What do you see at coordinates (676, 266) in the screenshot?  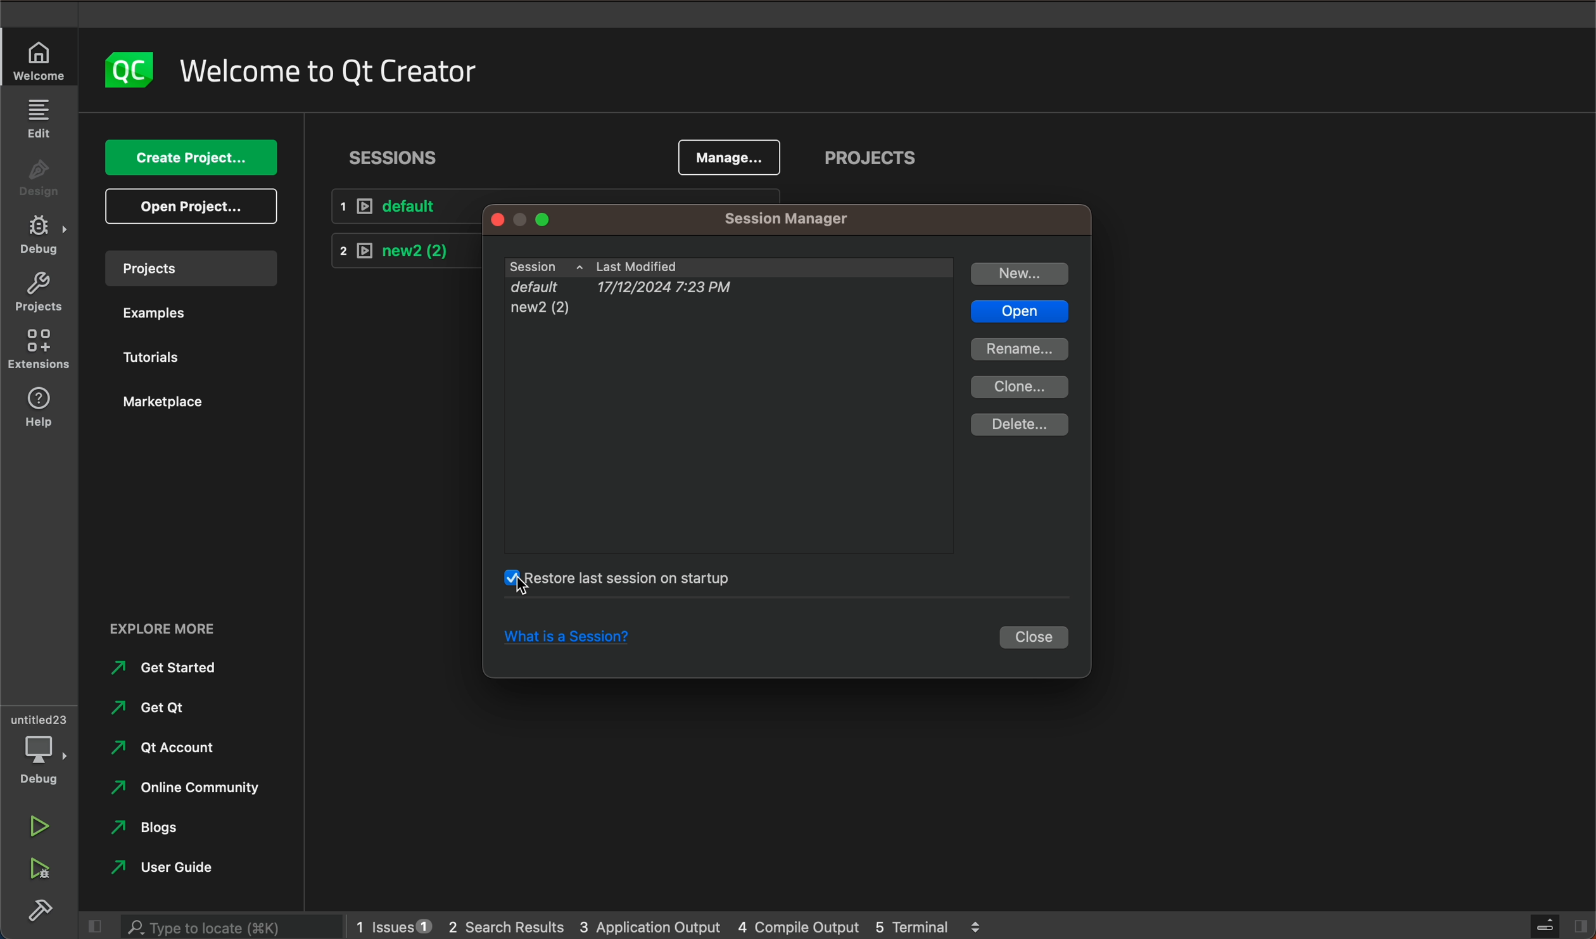 I see `sessions` at bounding box center [676, 266].